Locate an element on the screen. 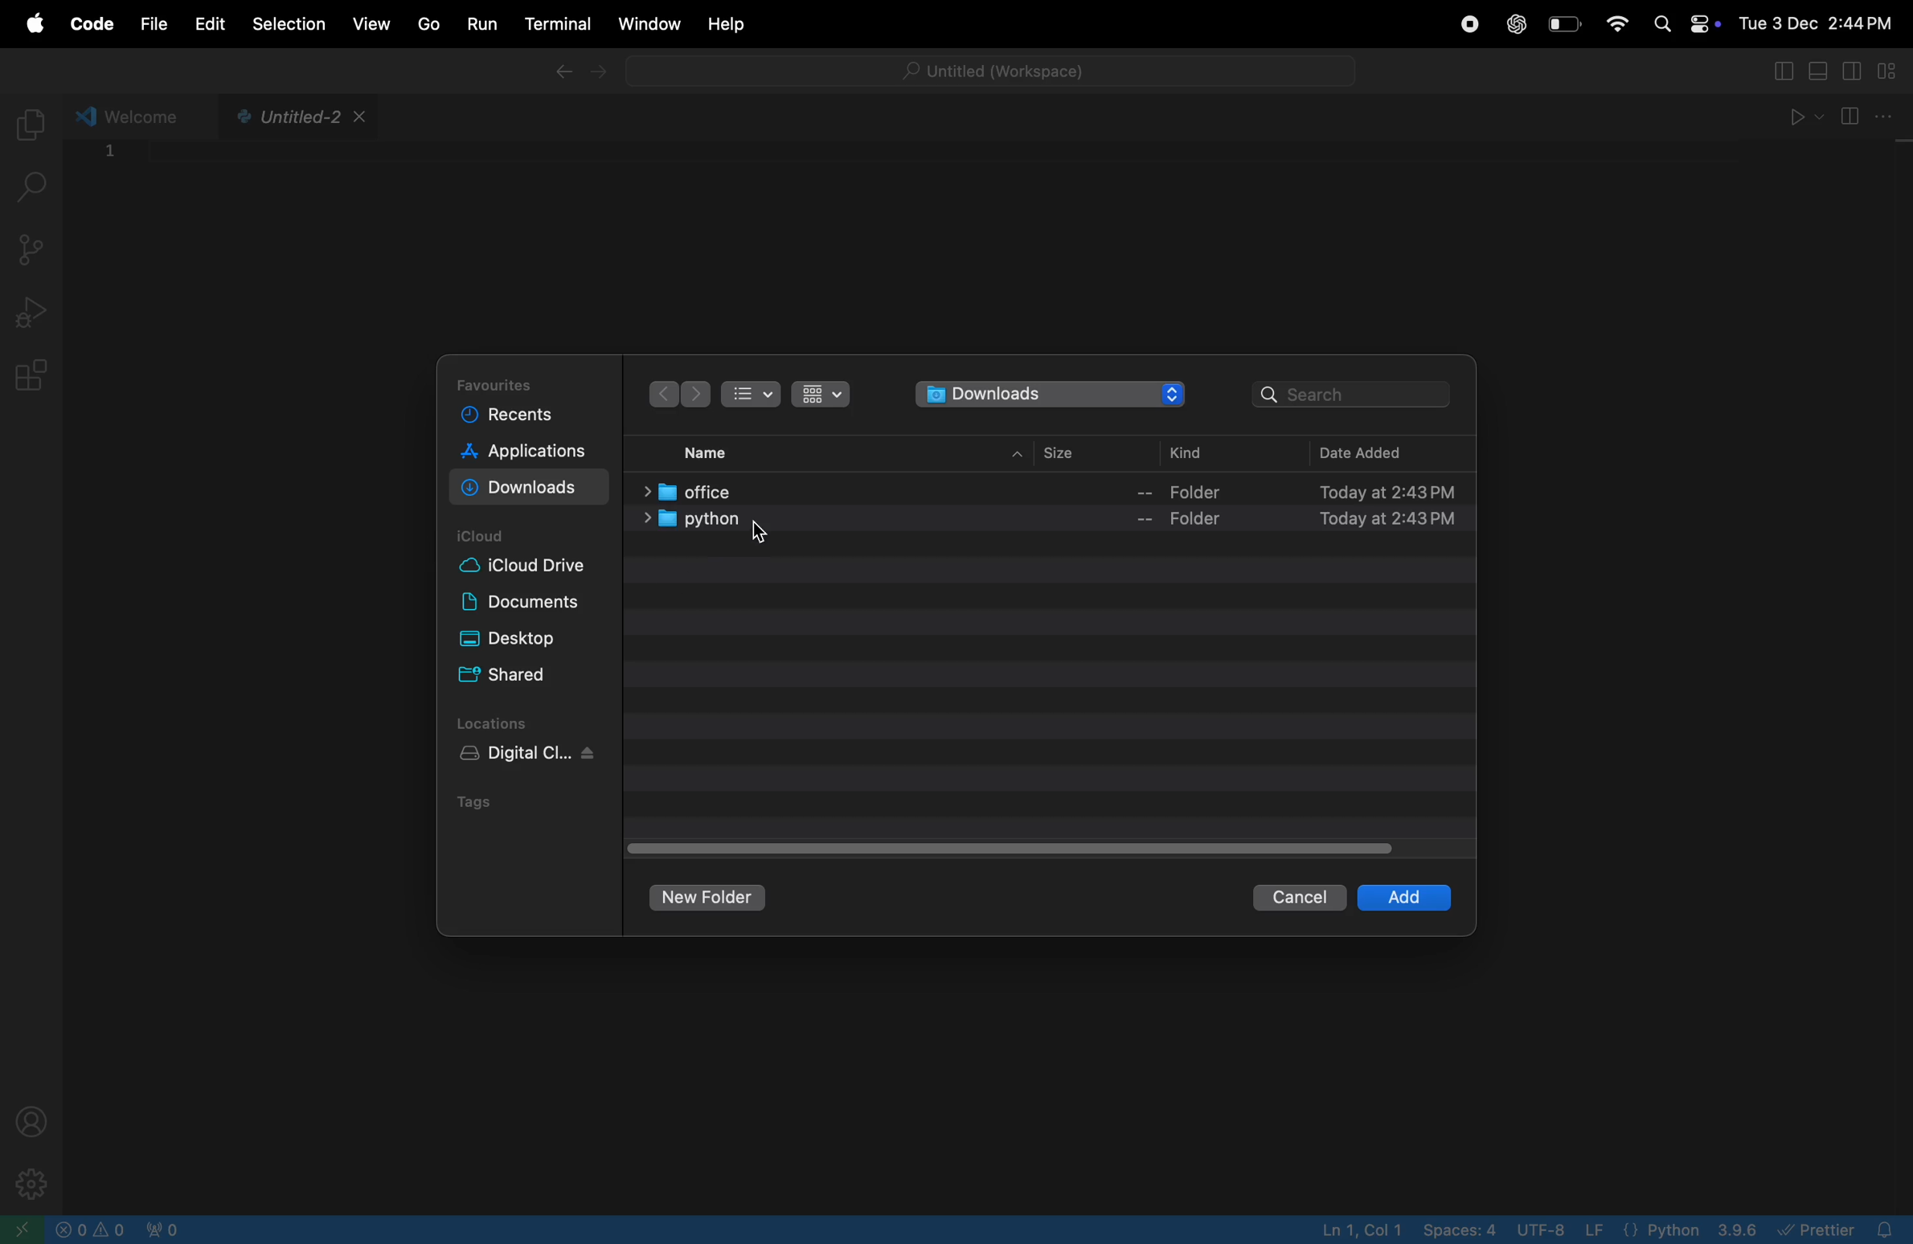 This screenshot has height=1244, width=1913. backwards is located at coordinates (661, 392).